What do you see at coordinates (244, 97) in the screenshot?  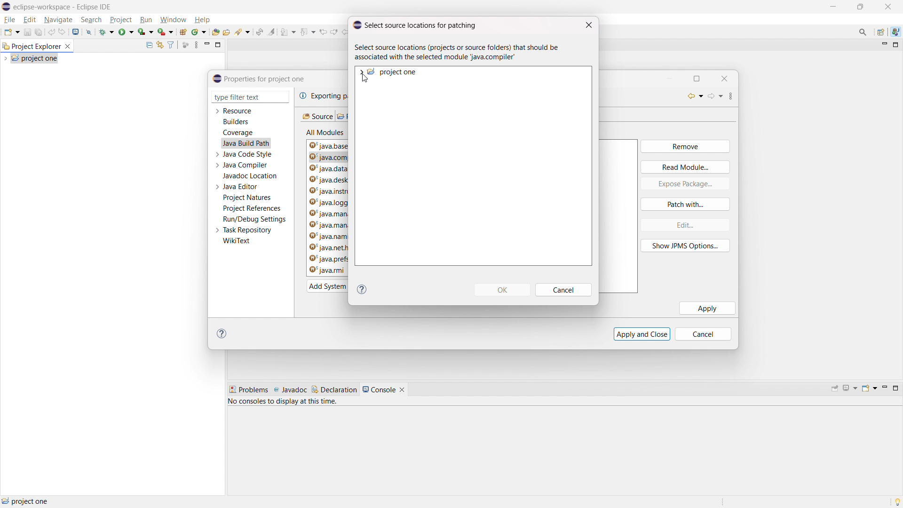 I see `type filter text` at bounding box center [244, 97].